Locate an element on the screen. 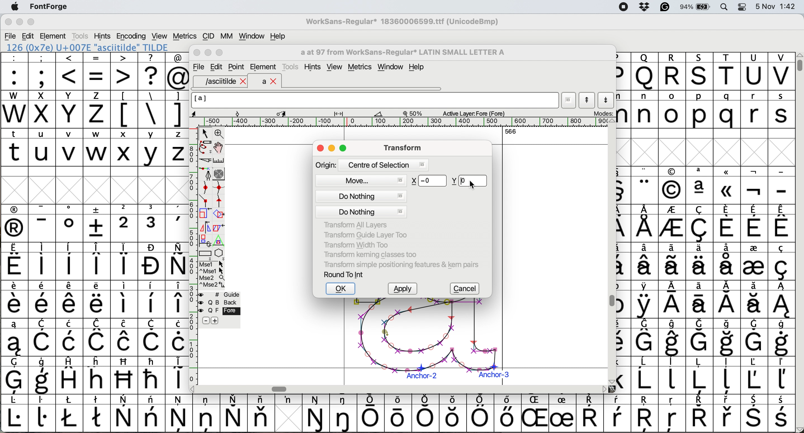  scale selection is located at coordinates (206, 213).